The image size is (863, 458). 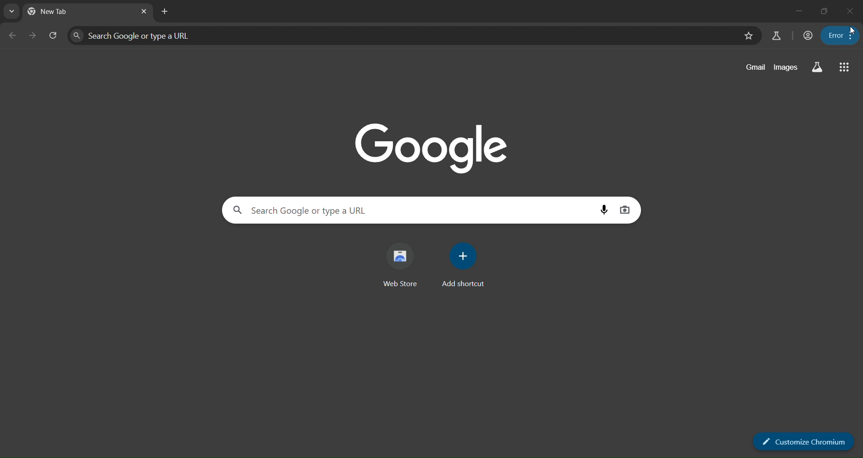 I want to click on bookmark page, so click(x=749, y=36).